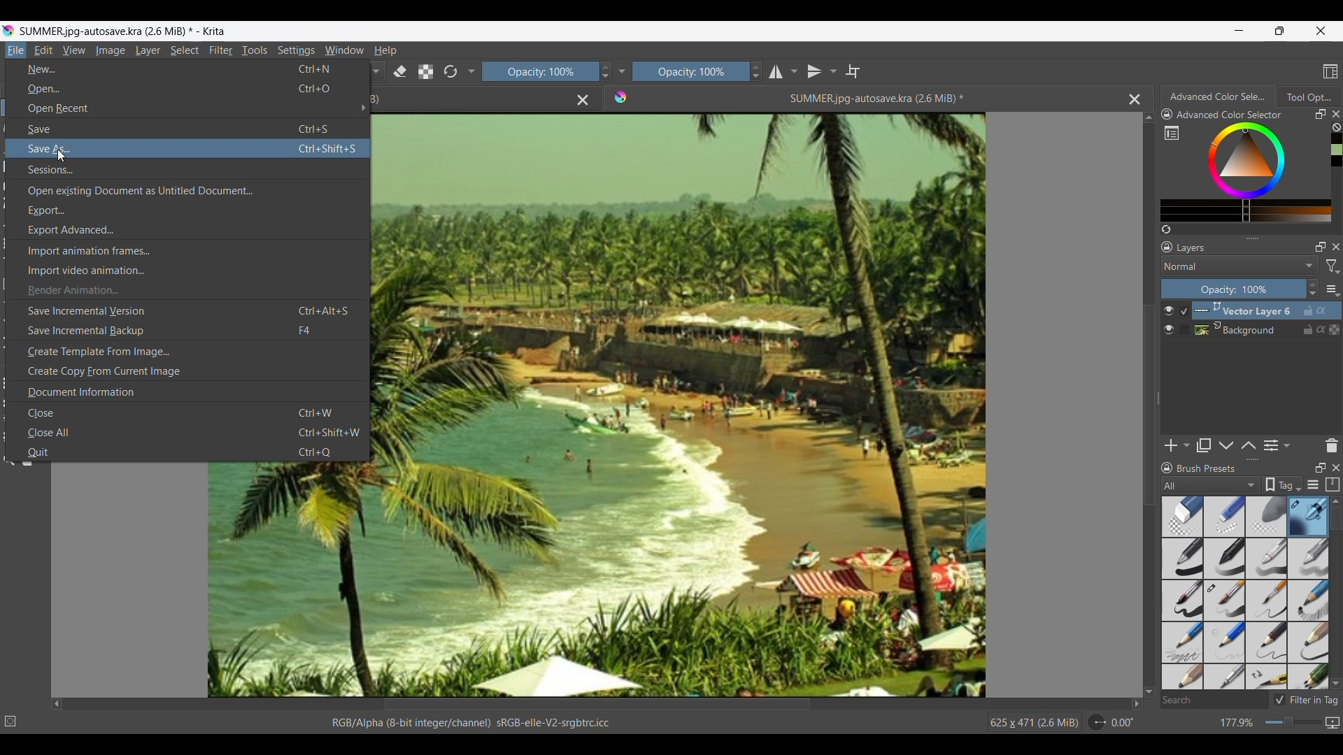 This screenshot has height=755, width=1343. Describe the element at coordinates (1203, 445) in the screenshot. I see `Duplicate layer/mask` at that location.